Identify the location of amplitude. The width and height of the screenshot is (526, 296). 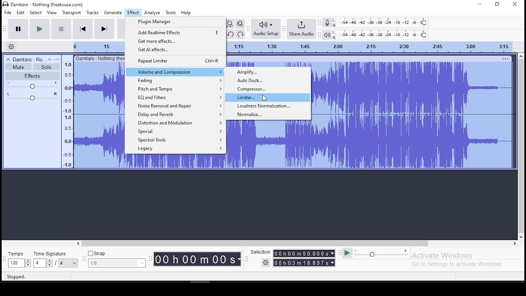
(68, 111).